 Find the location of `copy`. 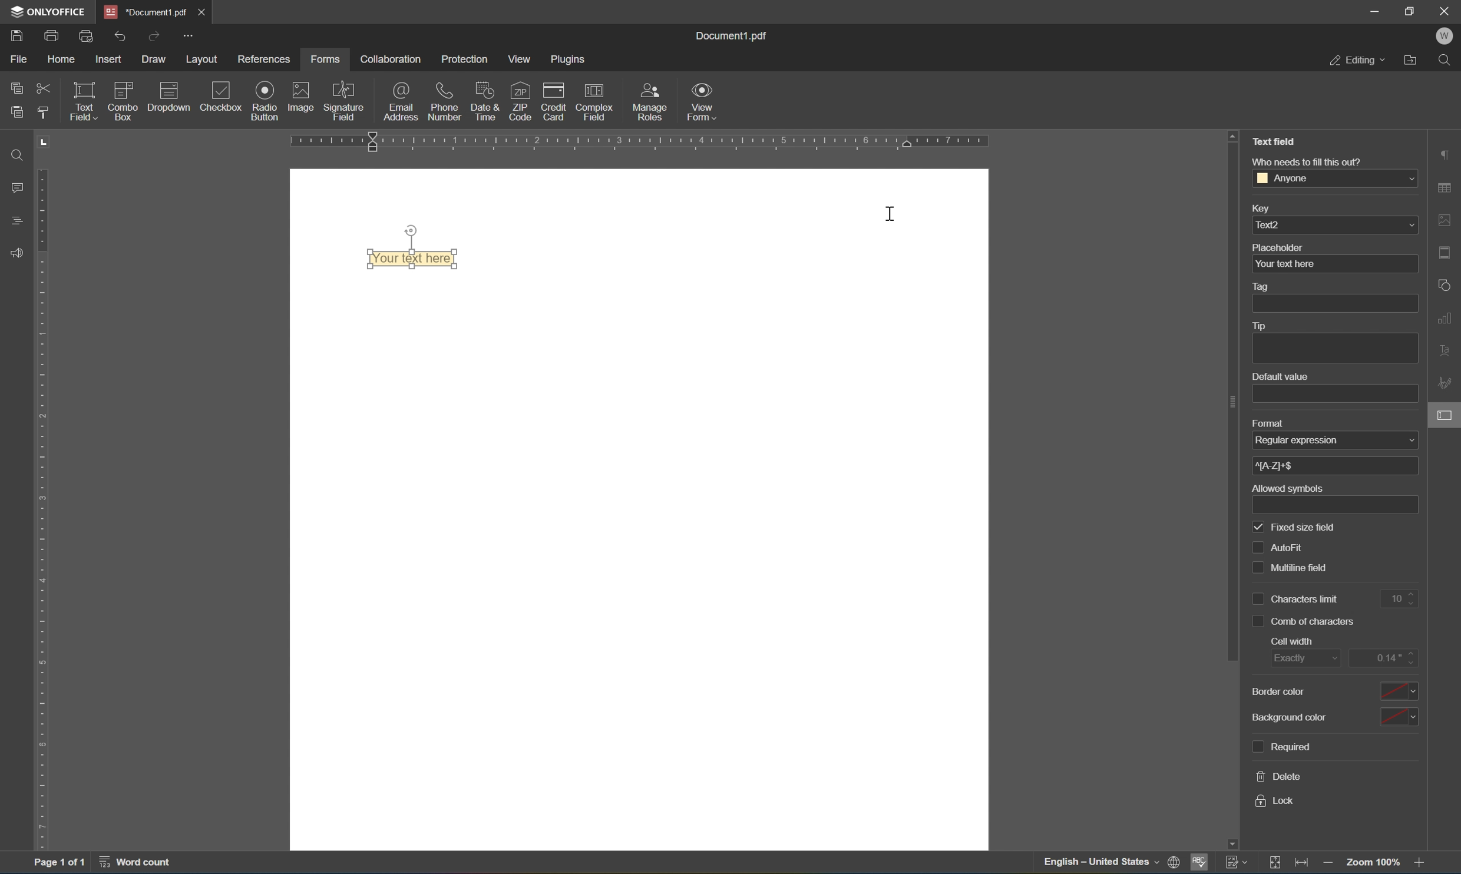

copy is located at coordinates (14, 87).